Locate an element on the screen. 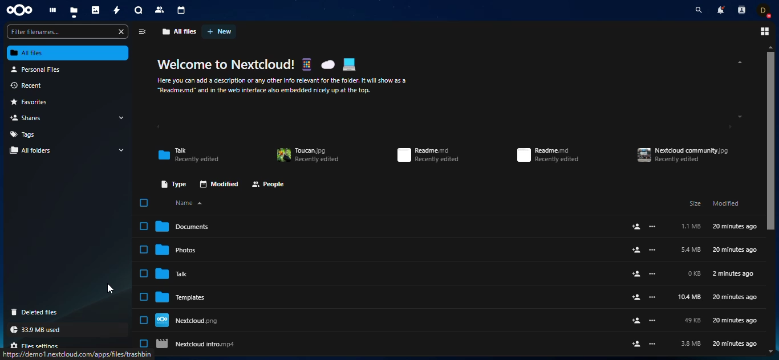  cursor is located at coordinates (107, 288).